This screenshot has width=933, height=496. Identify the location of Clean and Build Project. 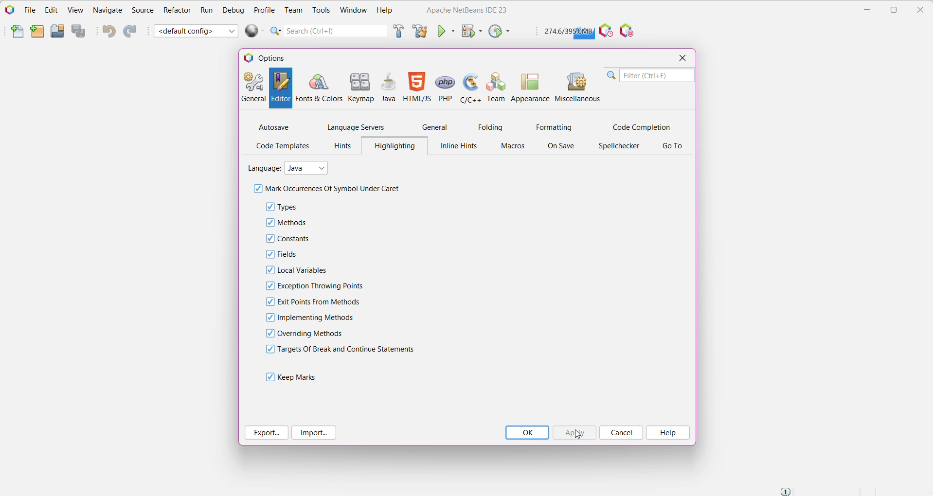
(420, 31).